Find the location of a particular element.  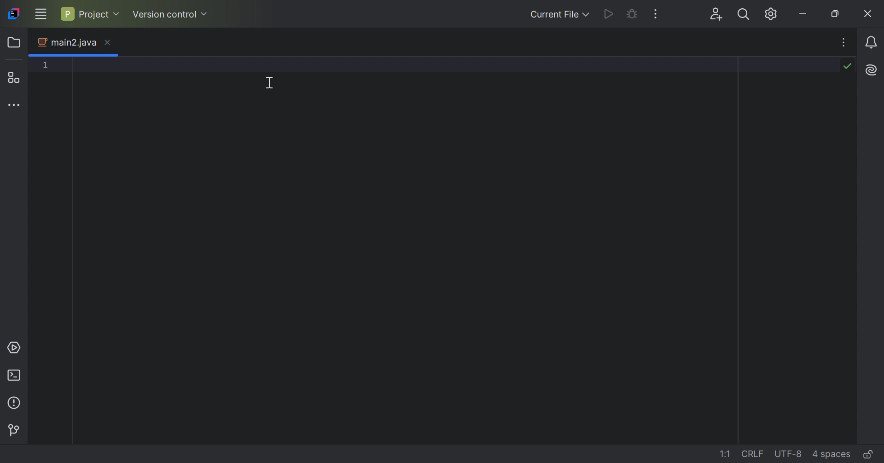

No problems found is located at coordinates (848, 68).